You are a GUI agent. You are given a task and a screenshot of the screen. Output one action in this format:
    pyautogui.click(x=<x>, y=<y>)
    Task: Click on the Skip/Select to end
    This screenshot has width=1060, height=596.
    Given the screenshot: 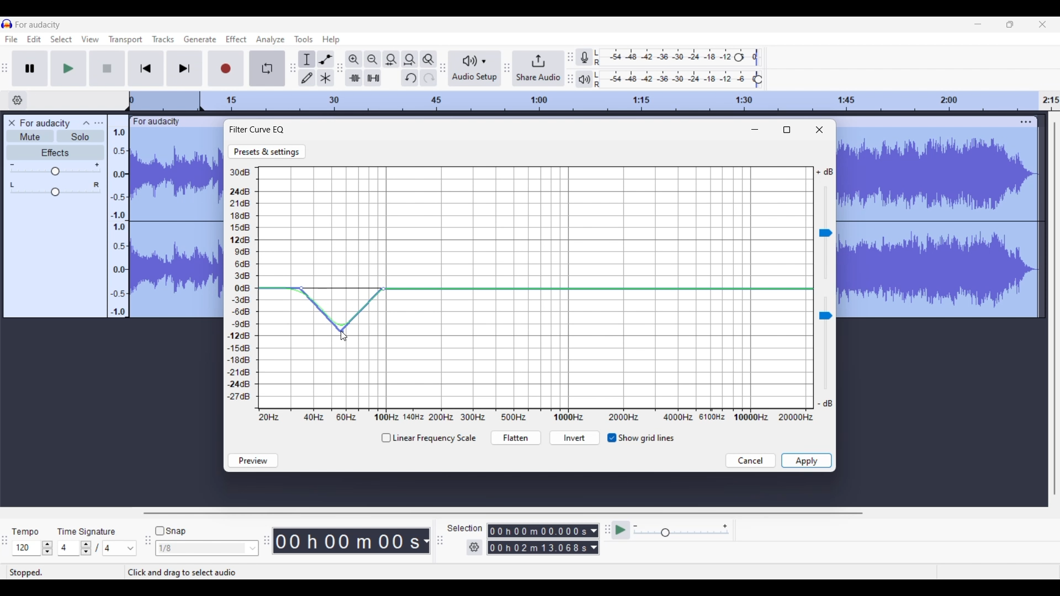 What is the action you would take?
    pyautogui.click(x=185, y=68)
    